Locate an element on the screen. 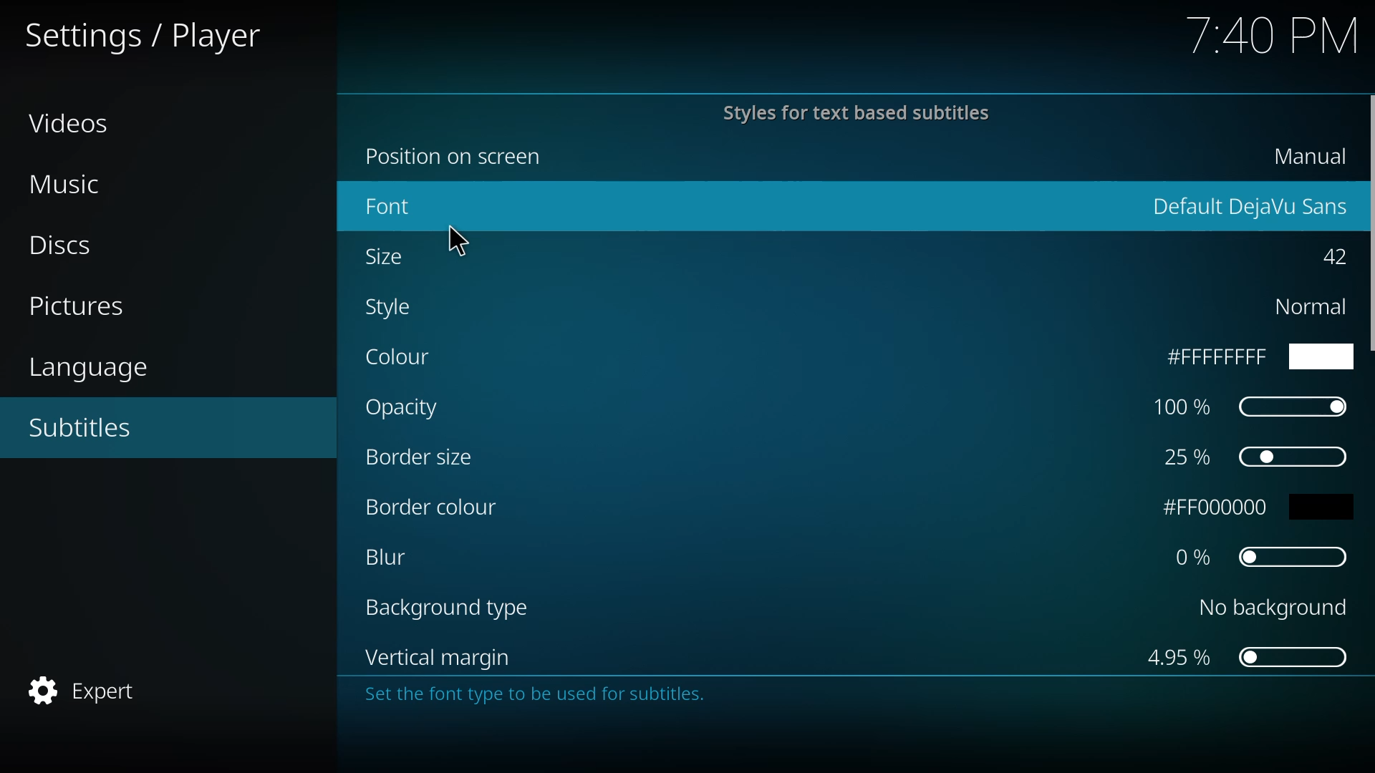 This screenshot has width=1375, height=773. info is located at coordinates (844, 699).